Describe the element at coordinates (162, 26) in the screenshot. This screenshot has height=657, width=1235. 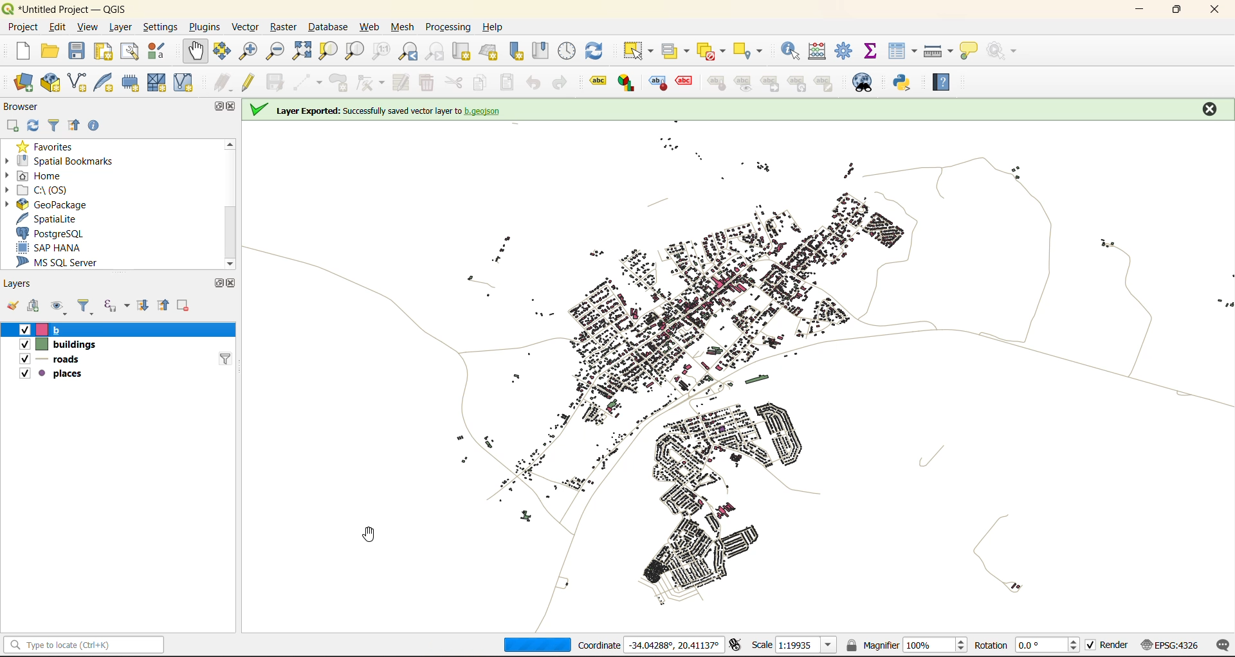
I see `settings` at that location.